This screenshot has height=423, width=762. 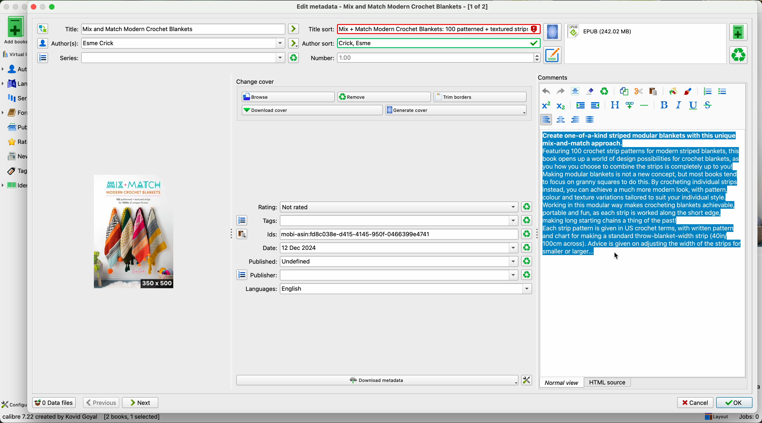 I want to click on align left, so click(x=546, y=119).